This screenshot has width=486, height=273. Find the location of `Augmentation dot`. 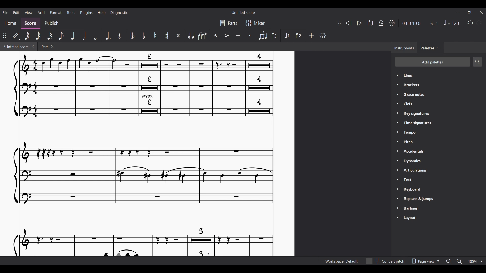

Augmentation dot is located at coordinates (108, 36).